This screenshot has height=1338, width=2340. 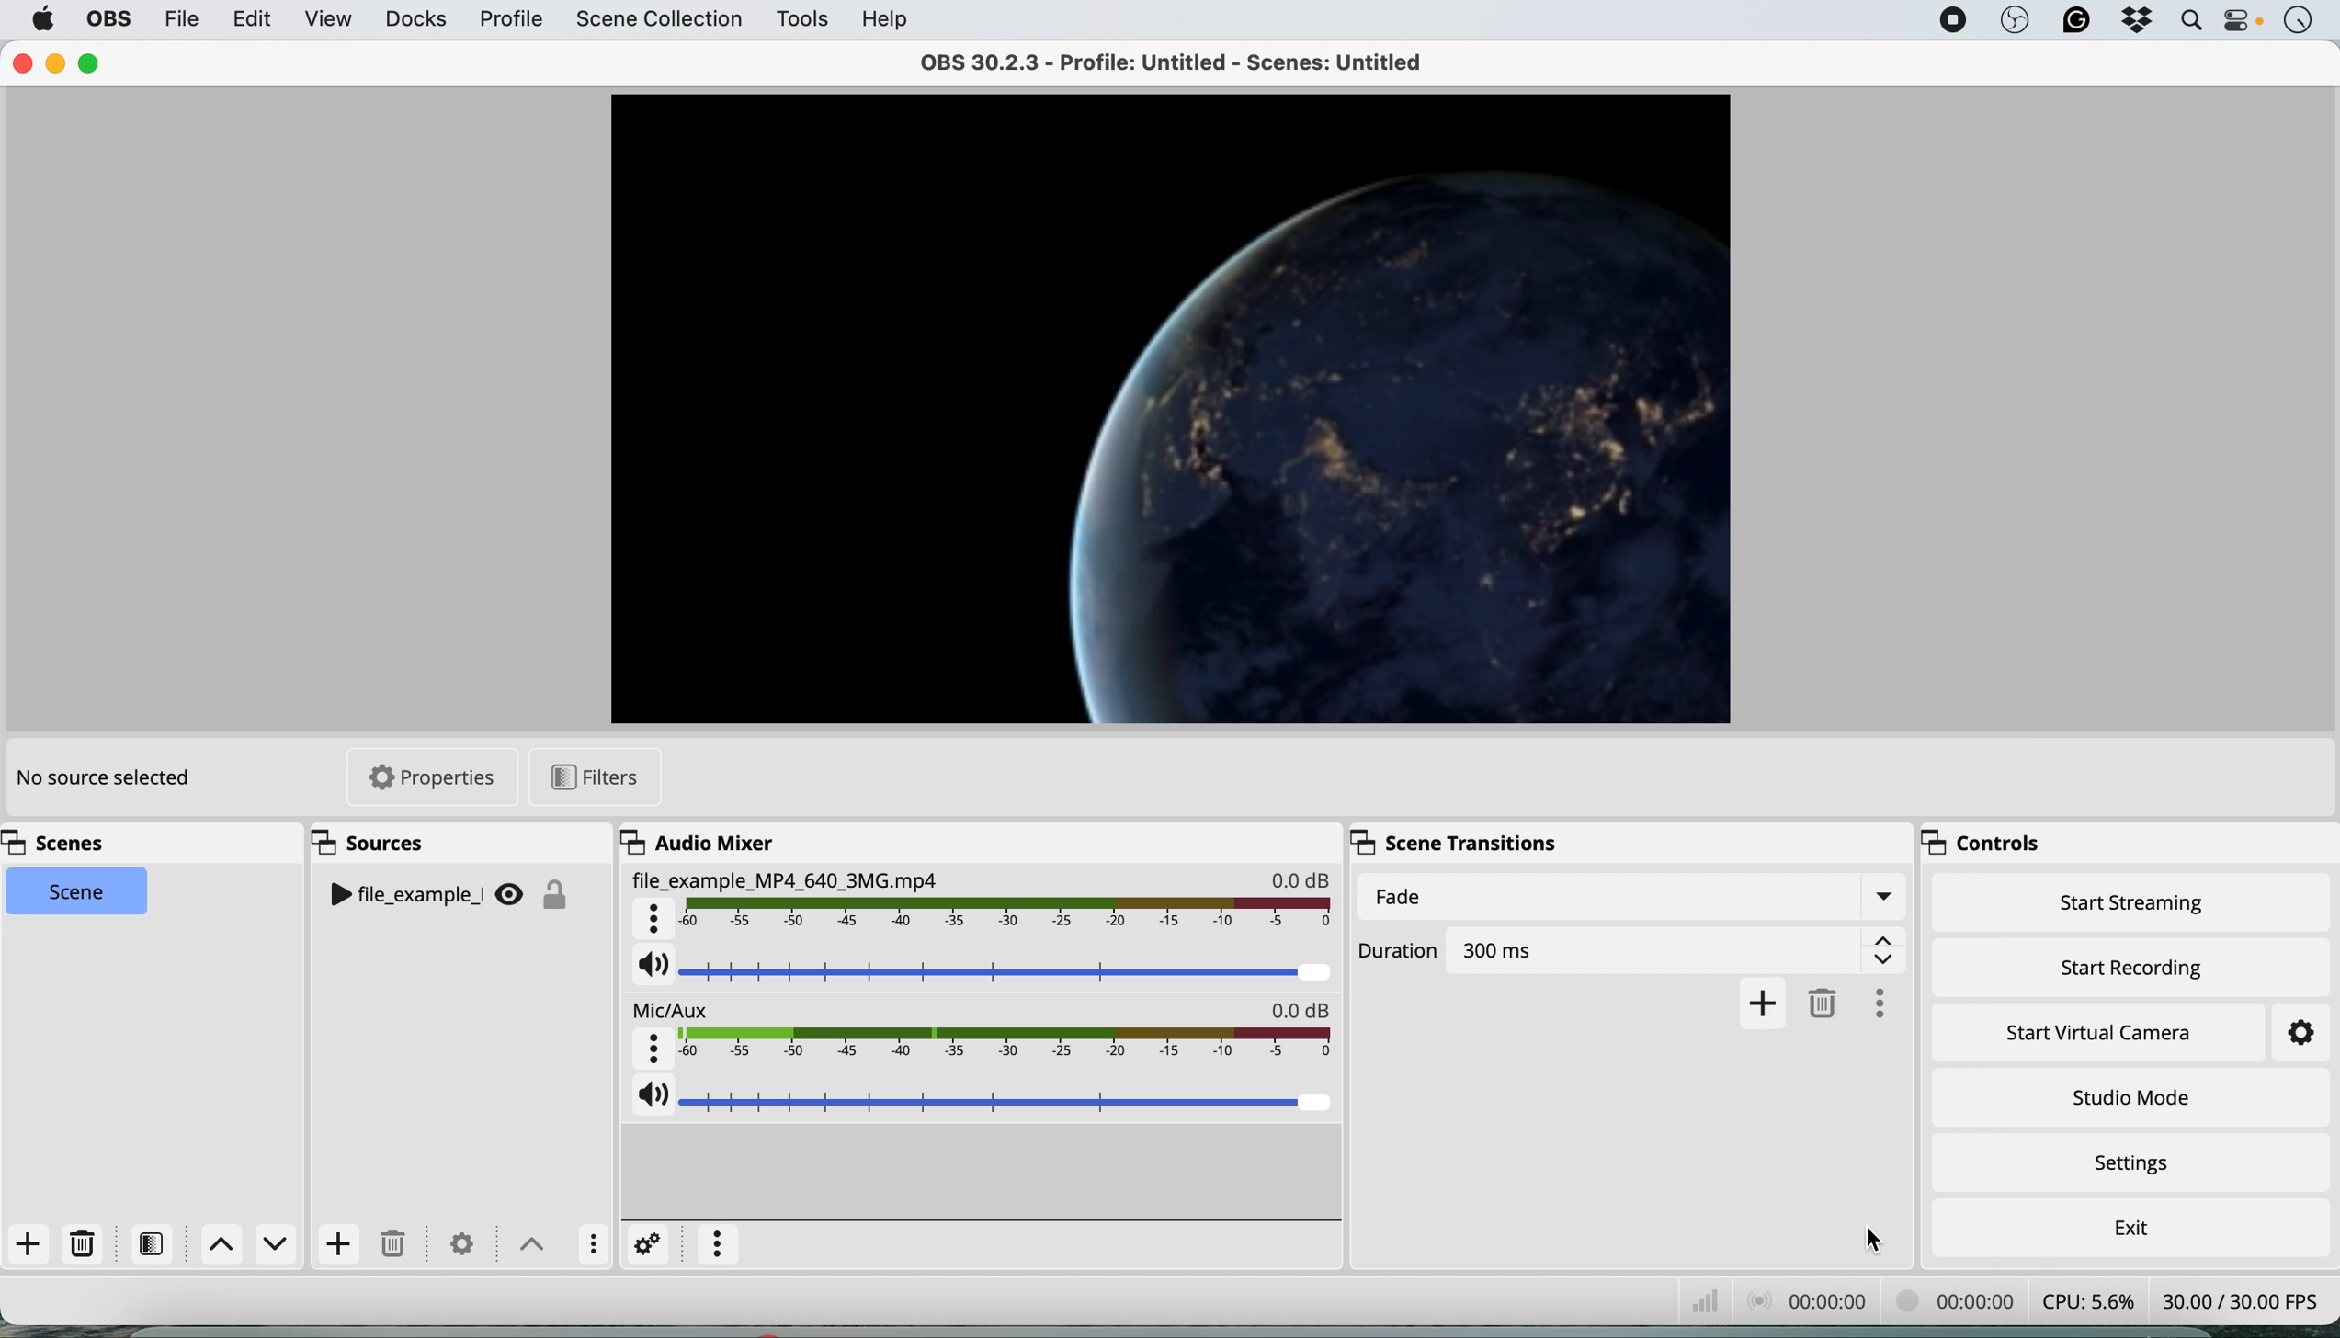 I want to click on settings, so click(x=2283, y=1034).